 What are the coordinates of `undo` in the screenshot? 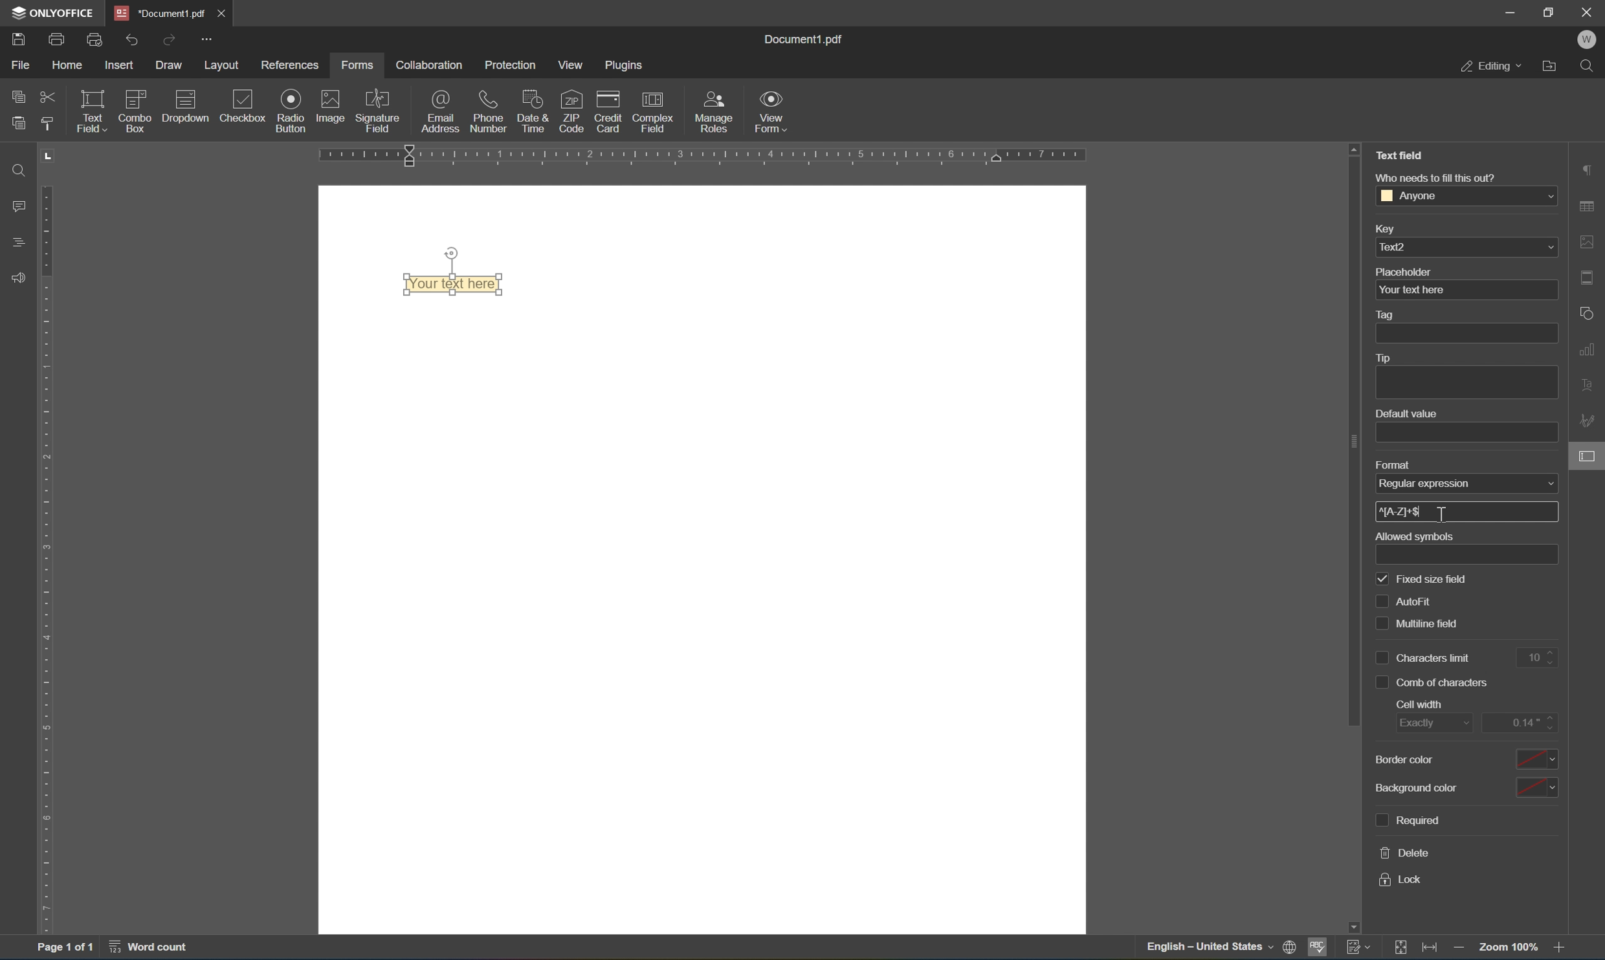 It's located at (133, 39).